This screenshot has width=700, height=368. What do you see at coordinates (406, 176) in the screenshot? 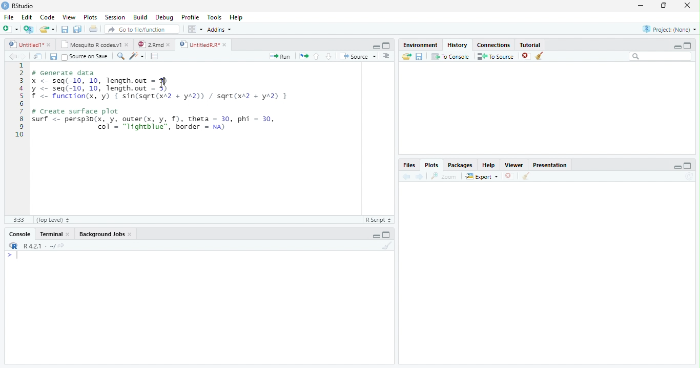
I see `Previous plot` at bounding box center [406, 176].